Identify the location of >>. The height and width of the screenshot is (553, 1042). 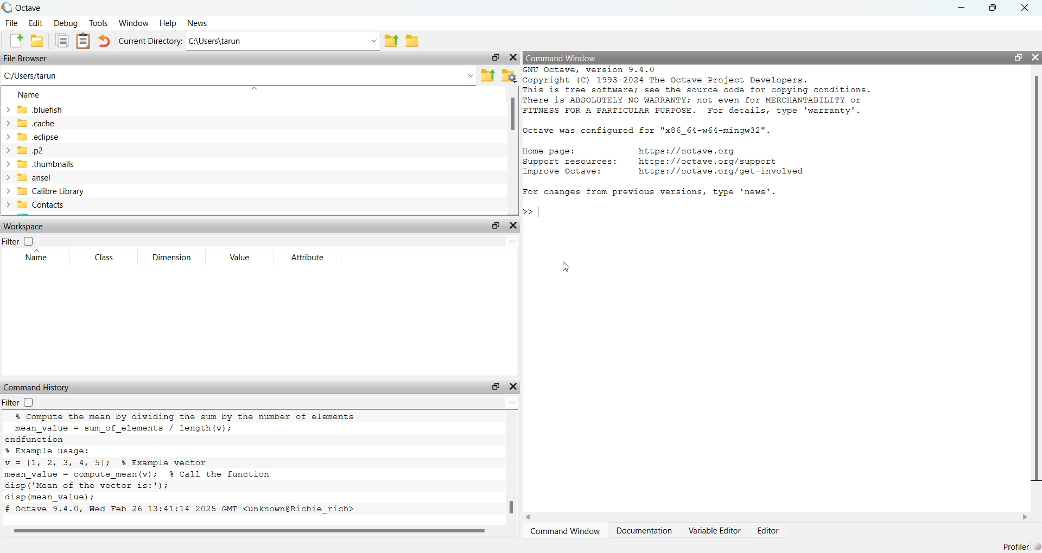
(528, 212).